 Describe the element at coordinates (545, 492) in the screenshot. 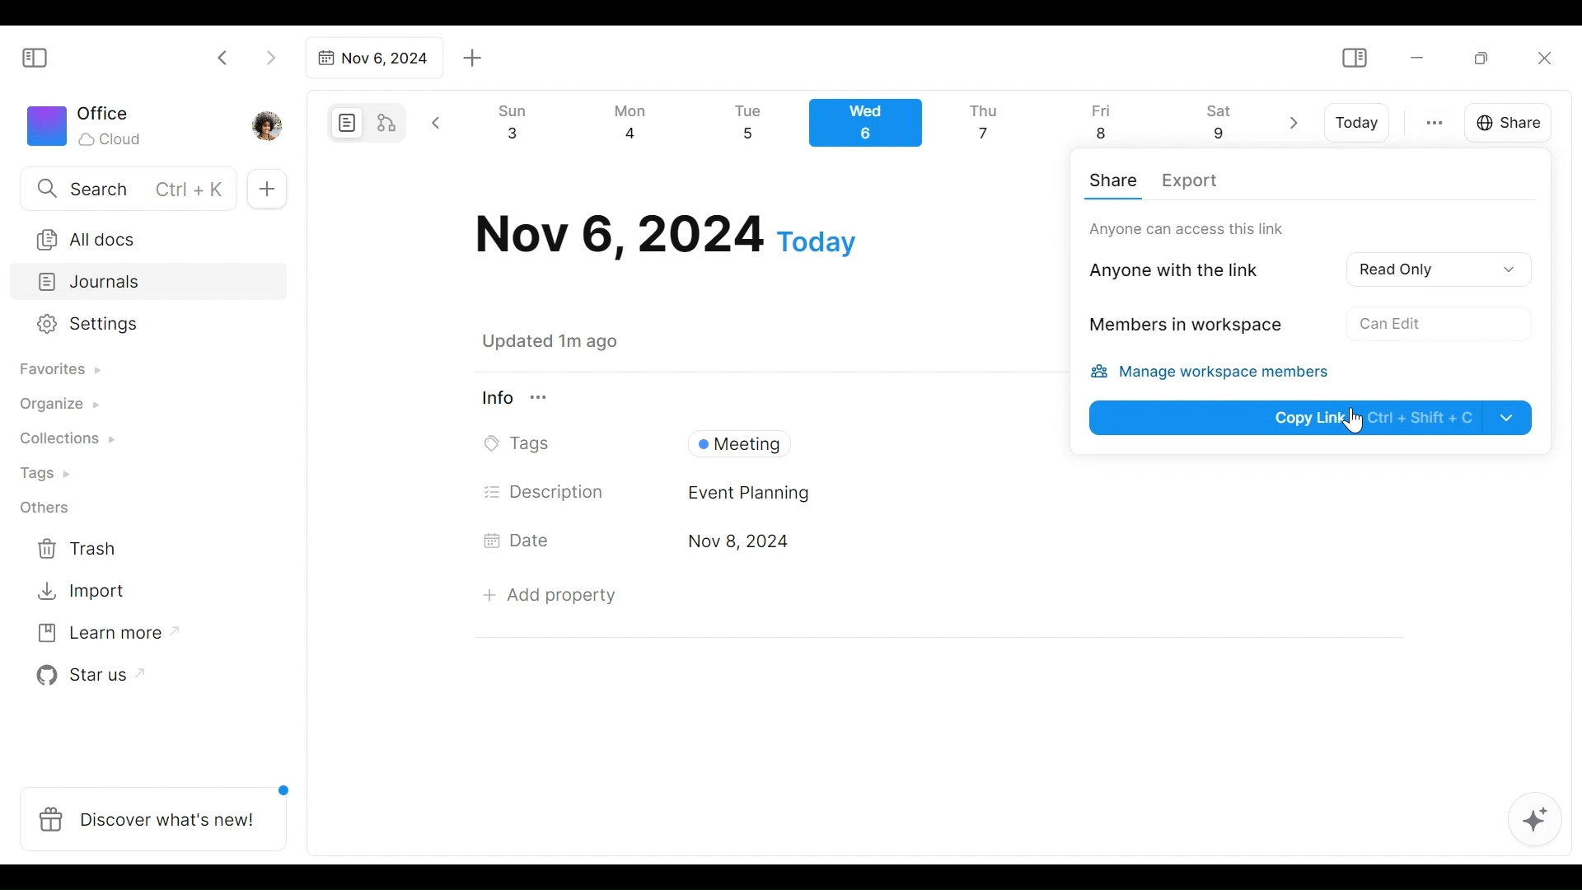

I see `Description` at that location.